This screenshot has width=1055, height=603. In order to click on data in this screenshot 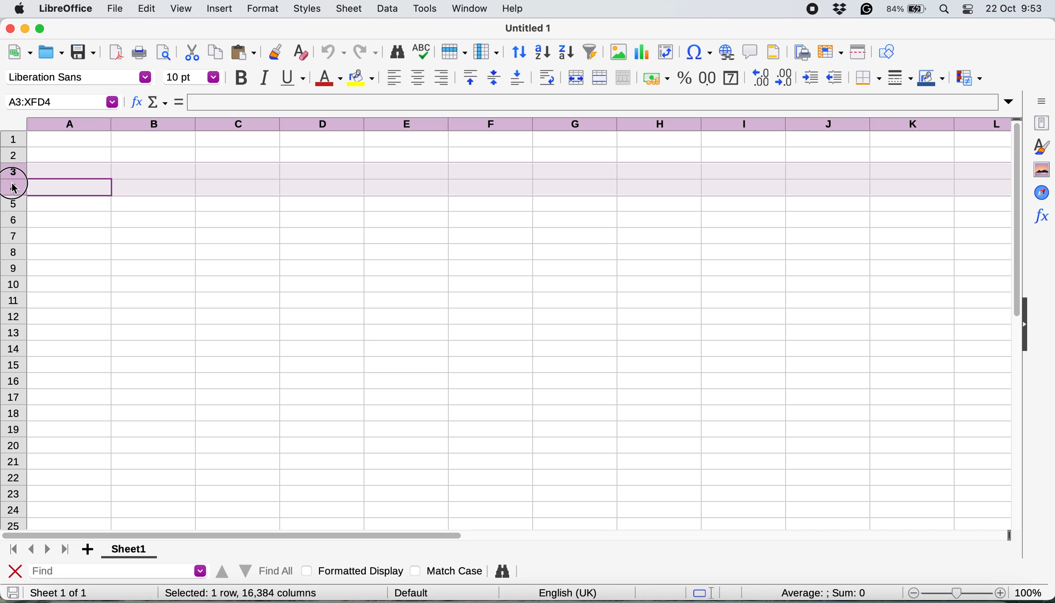, I will do `click(389, 8)`.